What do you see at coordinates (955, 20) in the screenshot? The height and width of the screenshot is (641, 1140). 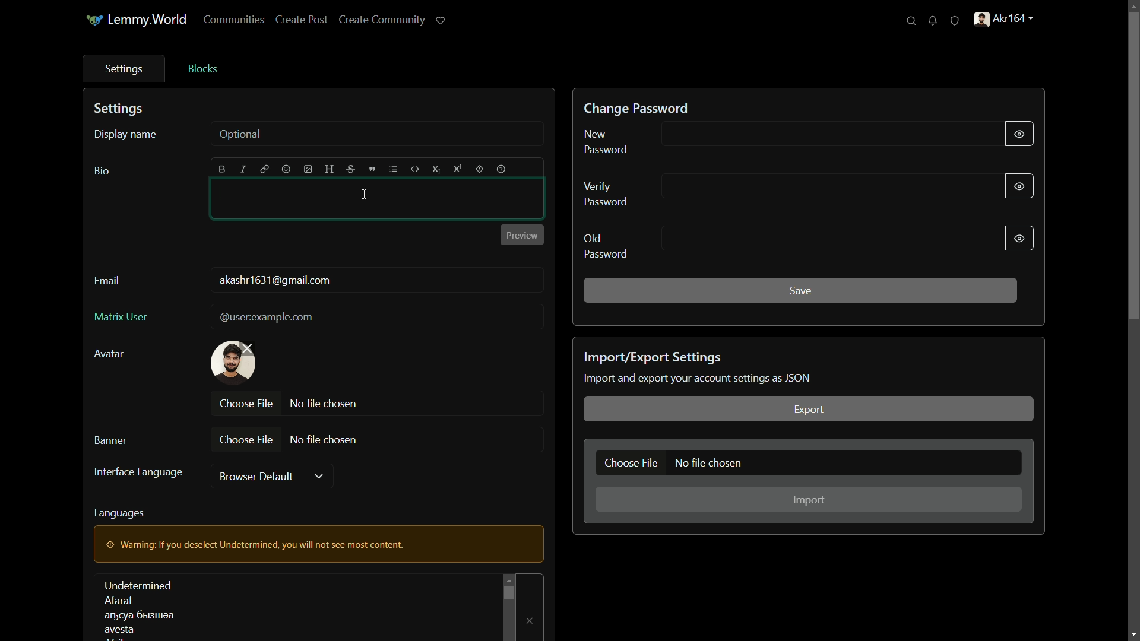 I see `unread reports` at bounding box center [955, 20].